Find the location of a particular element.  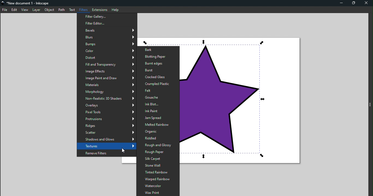

Stone wall is located at coordinates (157, 166).